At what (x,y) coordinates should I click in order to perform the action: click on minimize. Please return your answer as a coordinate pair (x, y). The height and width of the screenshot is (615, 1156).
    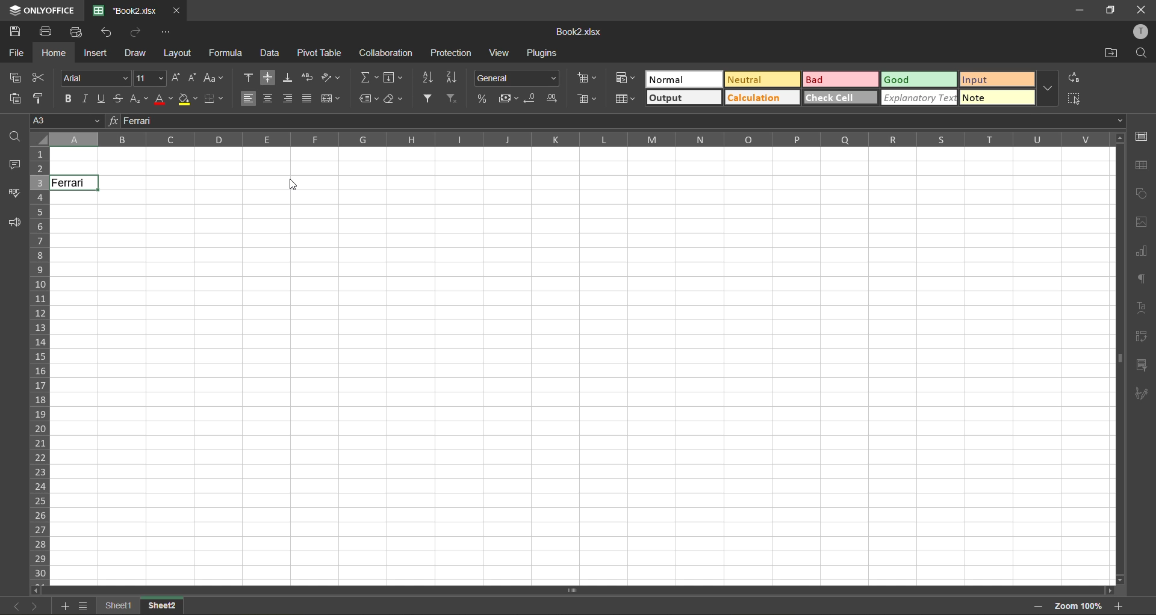
    Looking at the image, I should click on (1080, 10).